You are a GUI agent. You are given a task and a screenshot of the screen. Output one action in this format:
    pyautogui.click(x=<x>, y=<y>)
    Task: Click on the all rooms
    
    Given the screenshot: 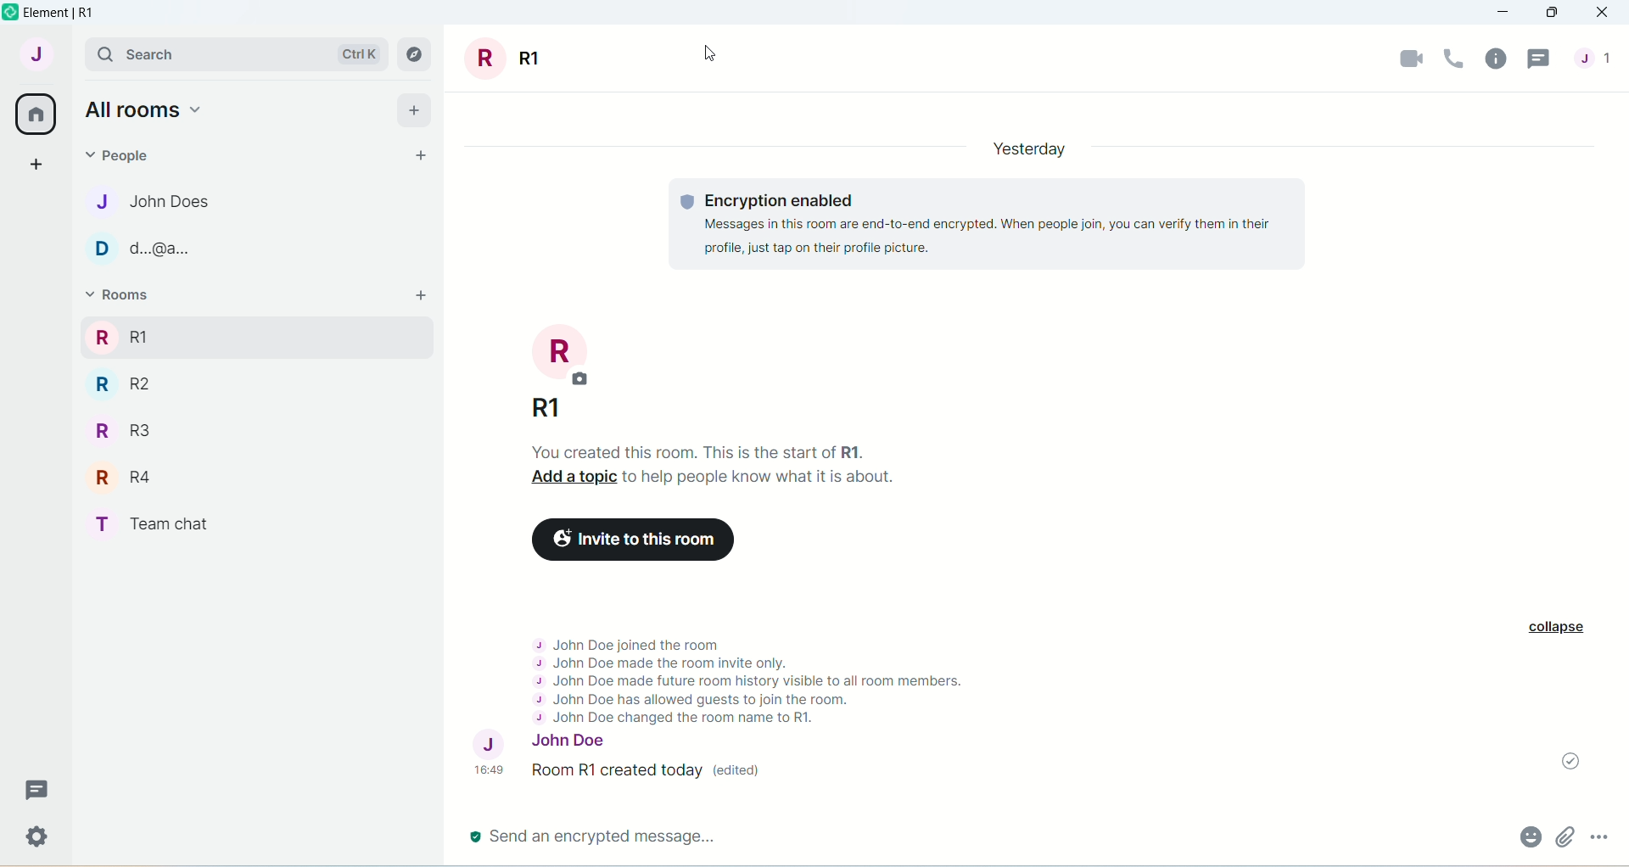 What is the action you would take?
    pyautogui.click(x=141, y=111)
    